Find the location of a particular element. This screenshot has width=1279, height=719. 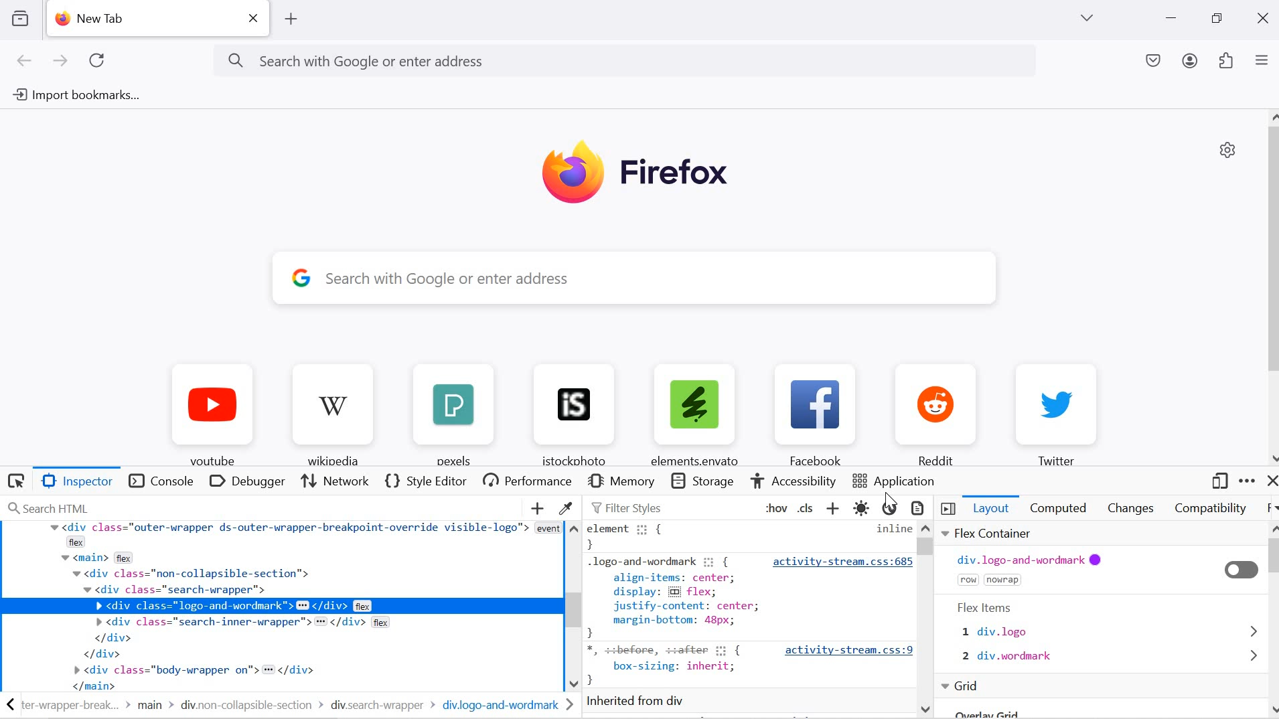

storage is located at coordinates (705, 481).